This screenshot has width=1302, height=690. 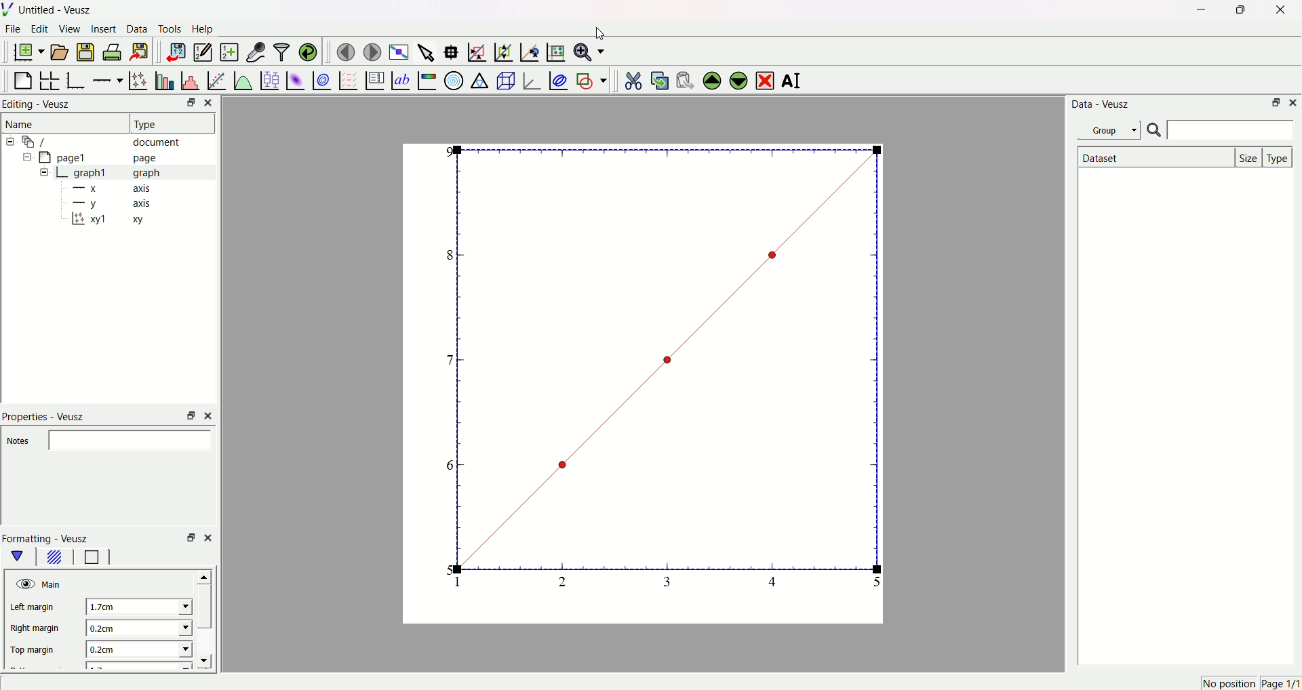 What do you see at coordinates (557, 79) in the screenshot?
I see `plot covariance ellipses` at bounding box center [557, 79].